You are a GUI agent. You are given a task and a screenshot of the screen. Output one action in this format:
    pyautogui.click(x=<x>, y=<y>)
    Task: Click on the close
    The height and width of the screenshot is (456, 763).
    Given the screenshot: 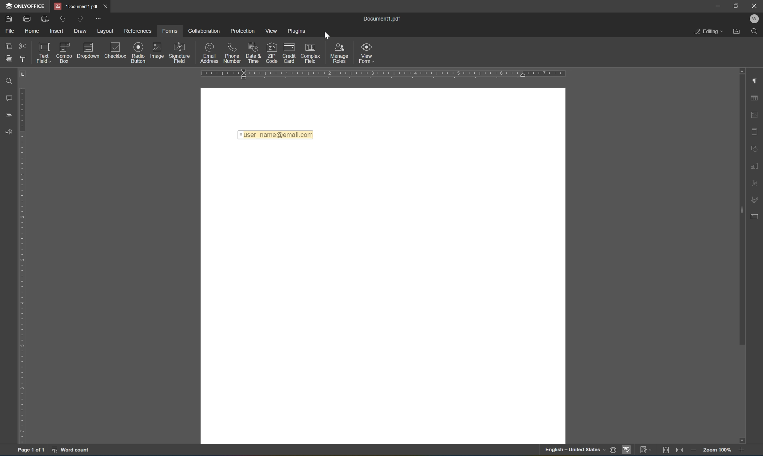 What is the action you would take?
    pyautogui.click(x=106, y=7)
    